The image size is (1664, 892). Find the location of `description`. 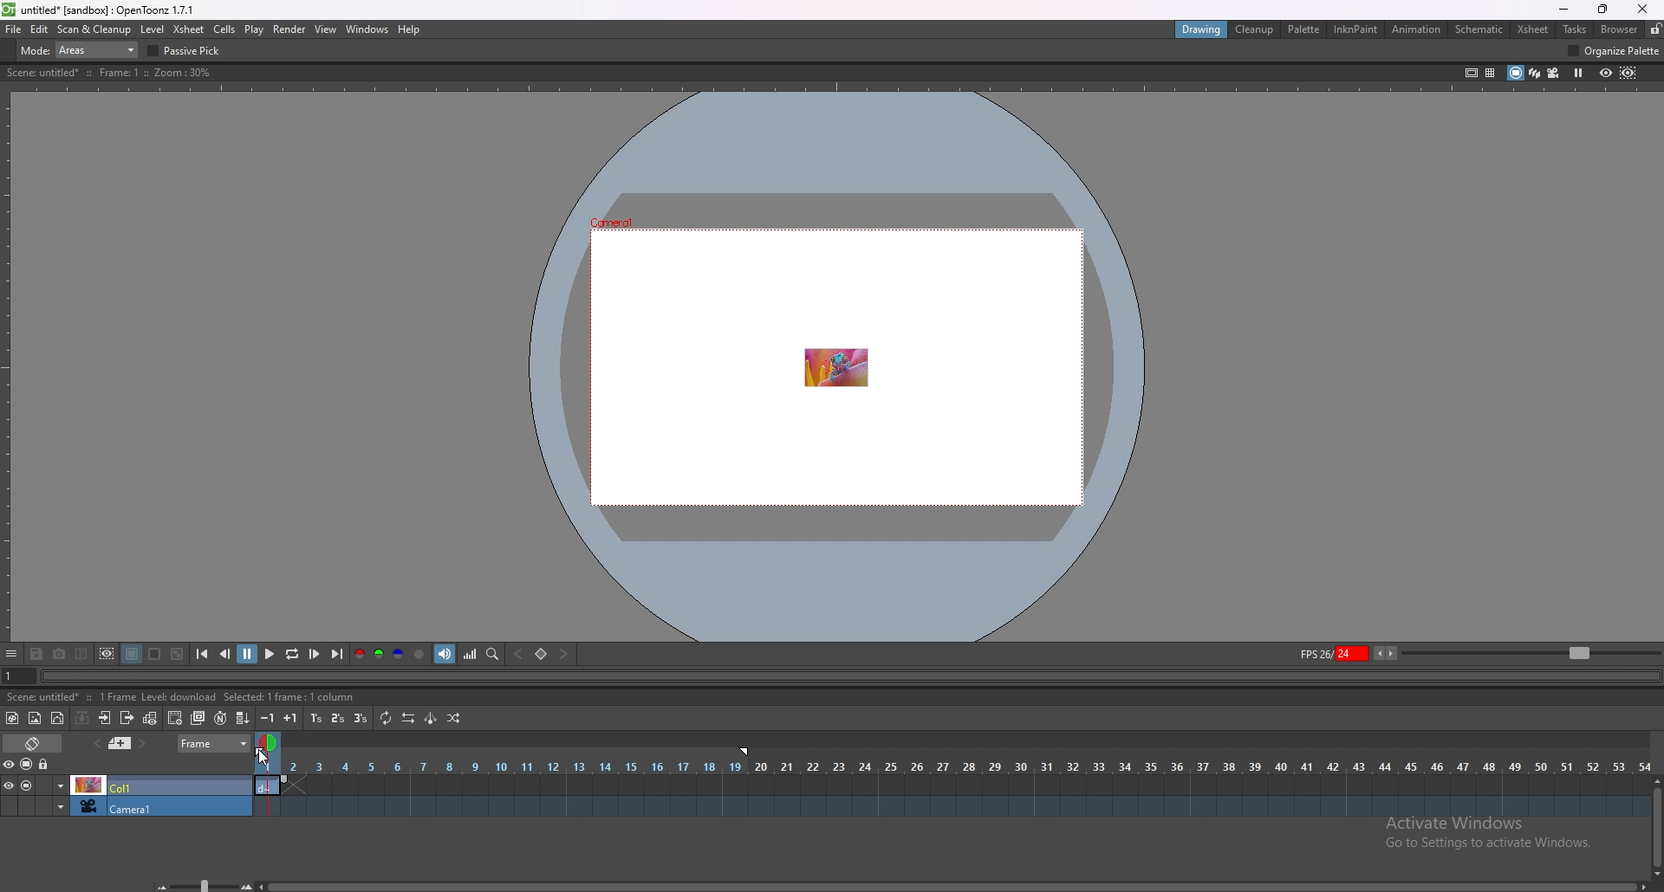

description is located at coordinates (184, 697).